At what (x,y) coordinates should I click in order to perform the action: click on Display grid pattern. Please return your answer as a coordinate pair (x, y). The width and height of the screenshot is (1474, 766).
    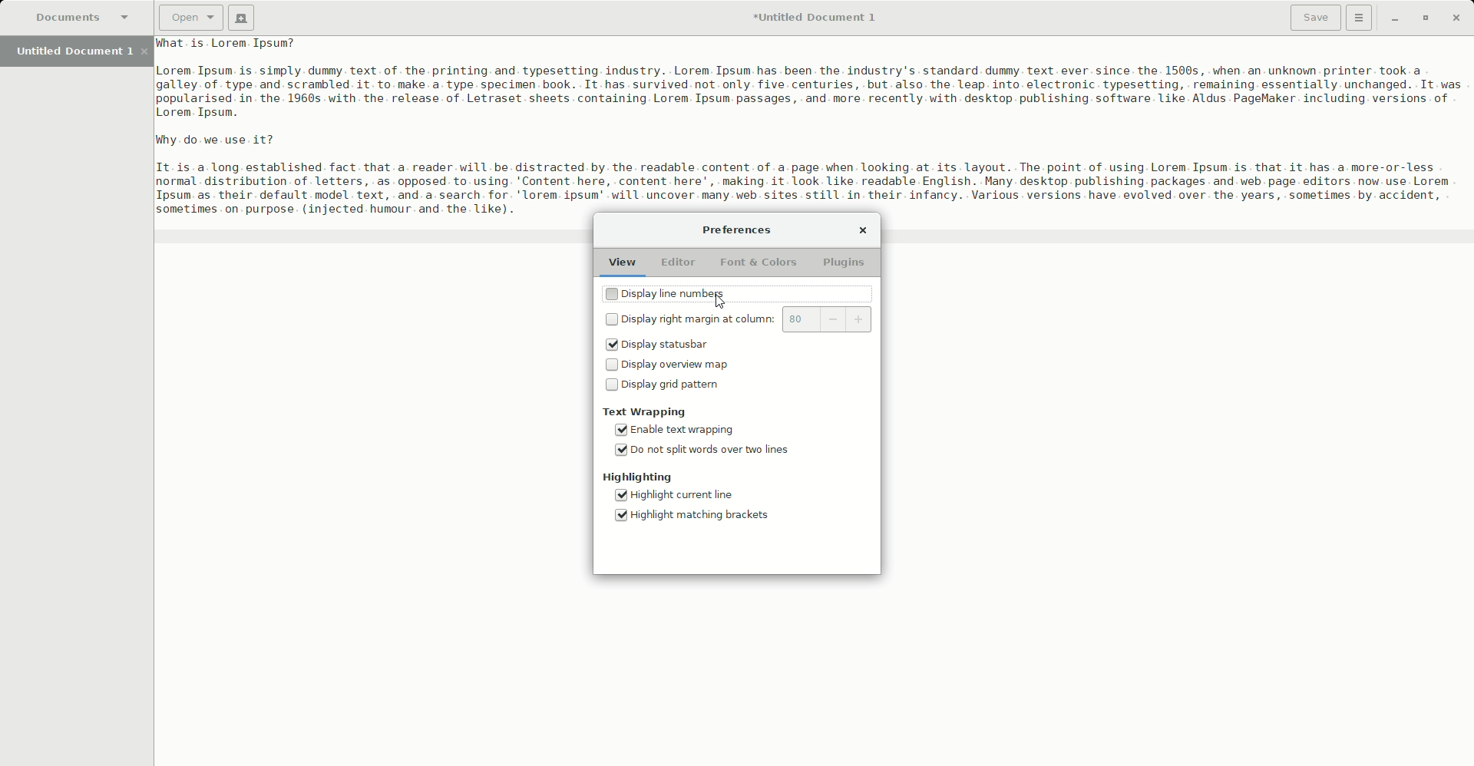
    Looking at the image, I should click on (666, 388).